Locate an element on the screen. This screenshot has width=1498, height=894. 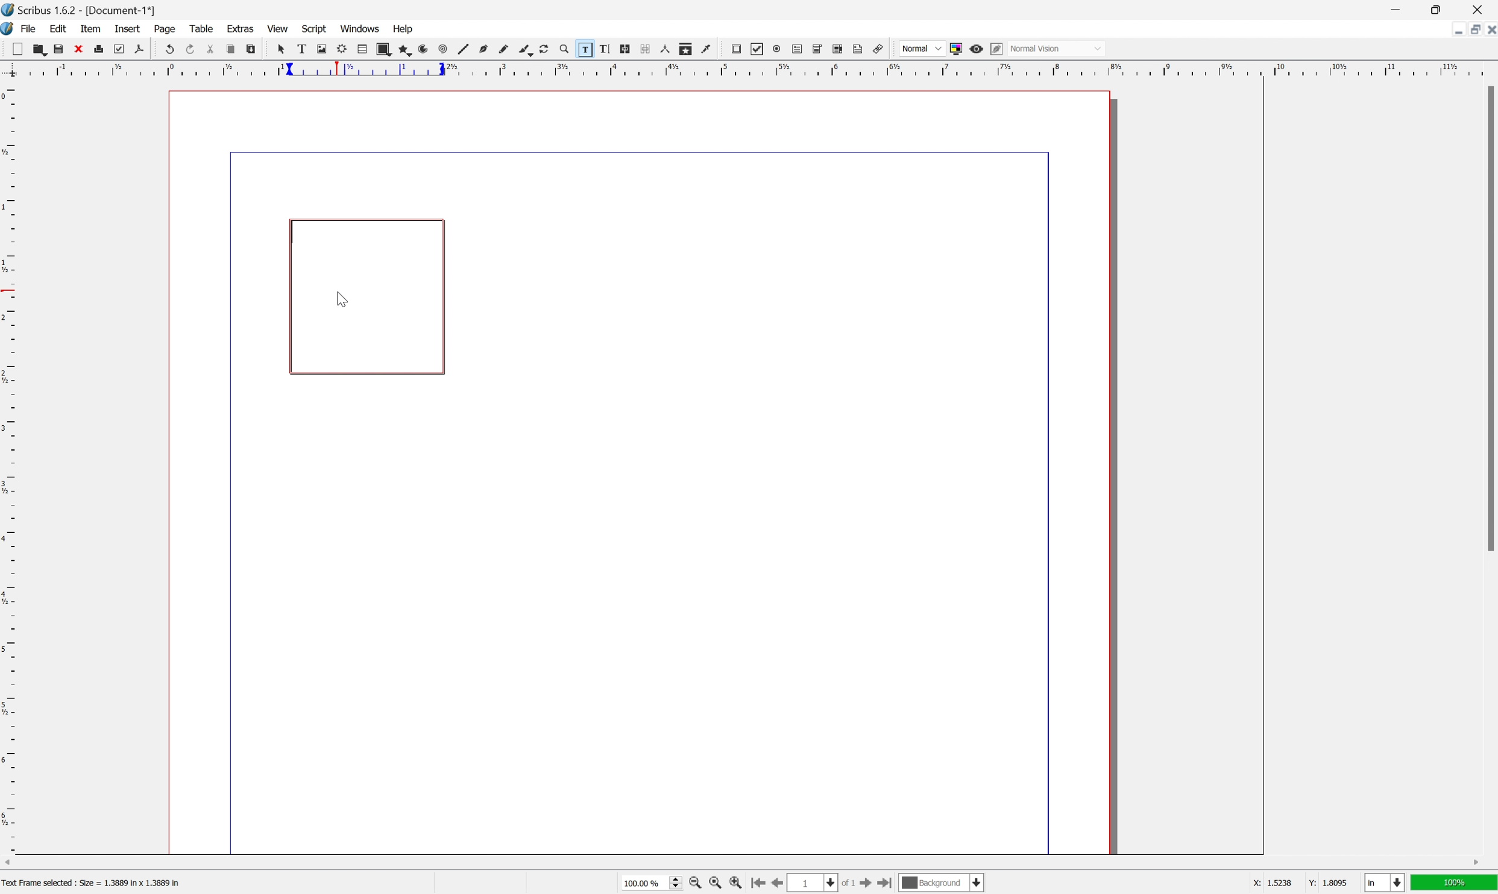
go to previous page is located at coordinates (775, 884).